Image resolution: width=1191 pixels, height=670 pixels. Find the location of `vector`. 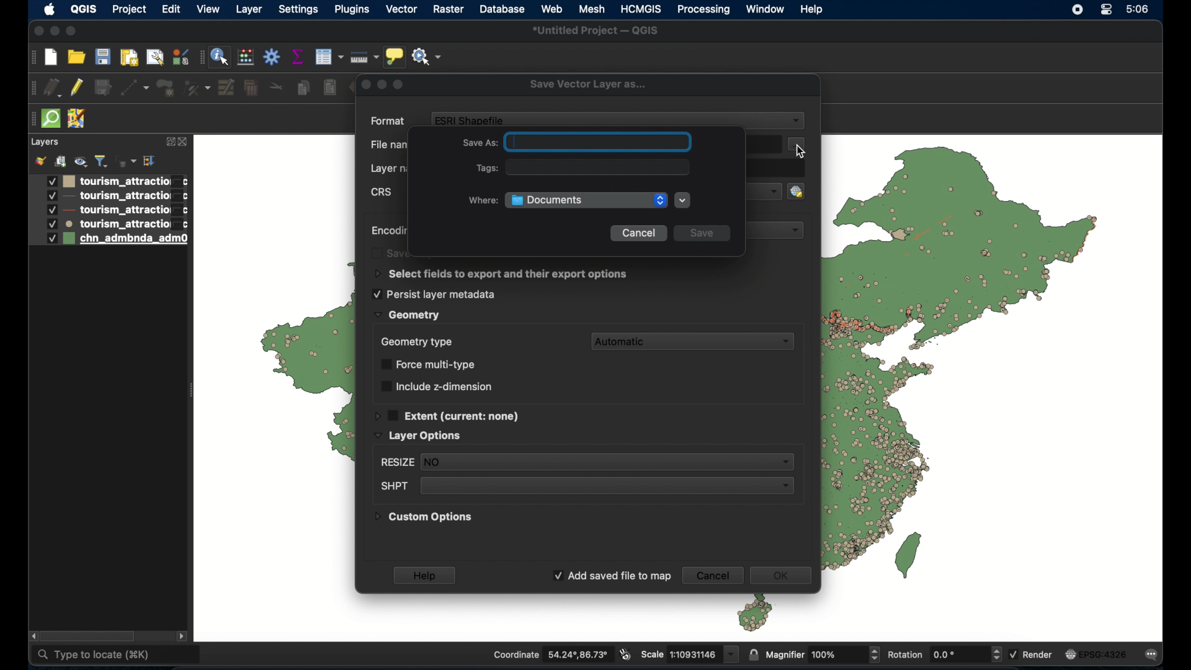

vector is located at coordinates (403, 10).